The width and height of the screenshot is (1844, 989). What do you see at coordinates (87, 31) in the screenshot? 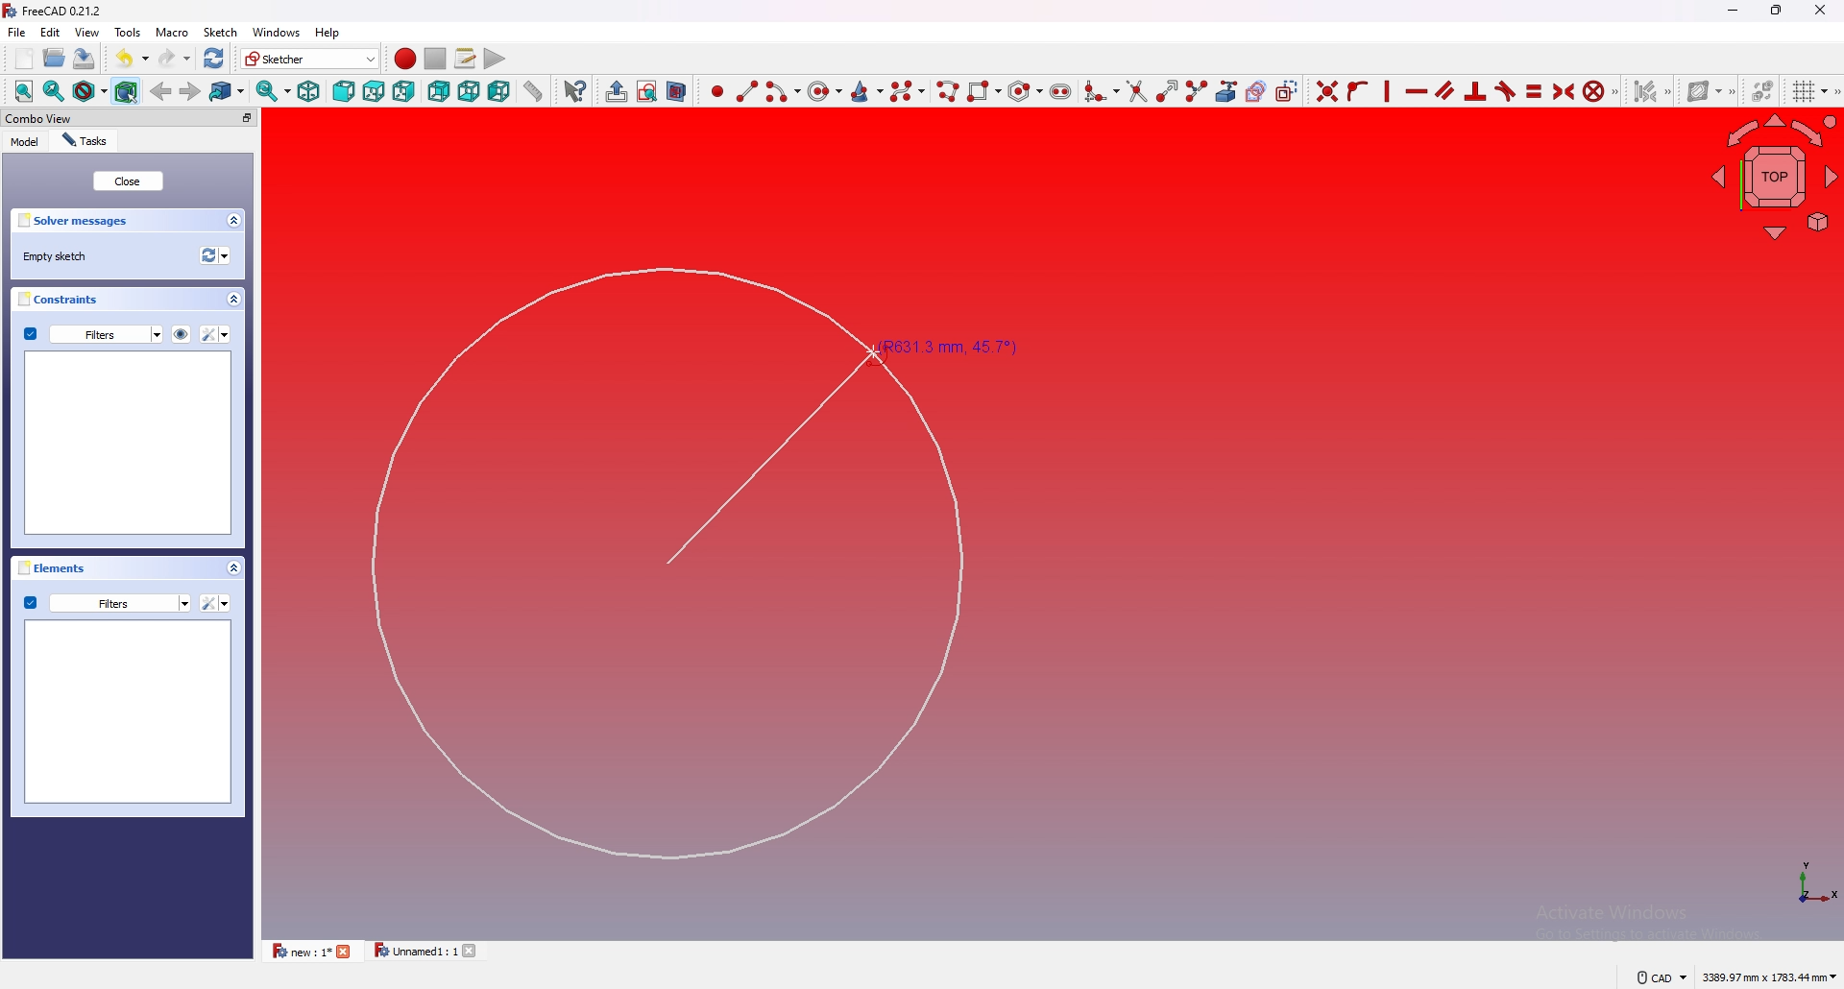
I see `view` at bounding box center [87, 31].